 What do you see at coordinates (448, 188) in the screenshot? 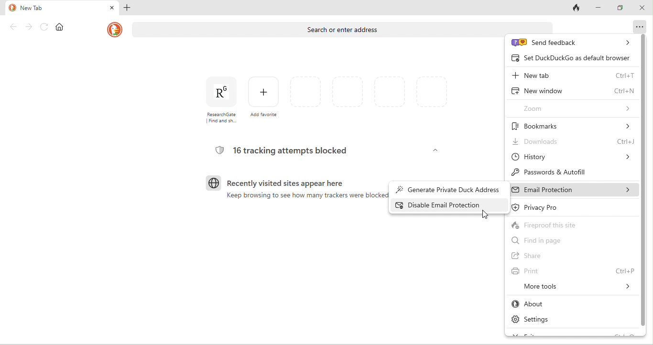
I see `generate private duck address` at bounding box center [448, 188].